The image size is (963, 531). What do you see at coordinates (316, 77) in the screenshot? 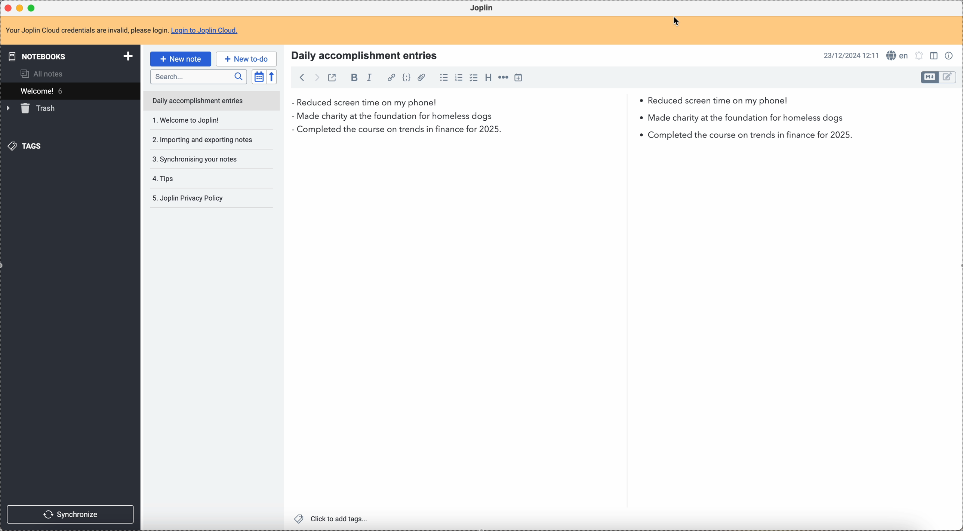
I see `foward` at bounding box center [316, 77].